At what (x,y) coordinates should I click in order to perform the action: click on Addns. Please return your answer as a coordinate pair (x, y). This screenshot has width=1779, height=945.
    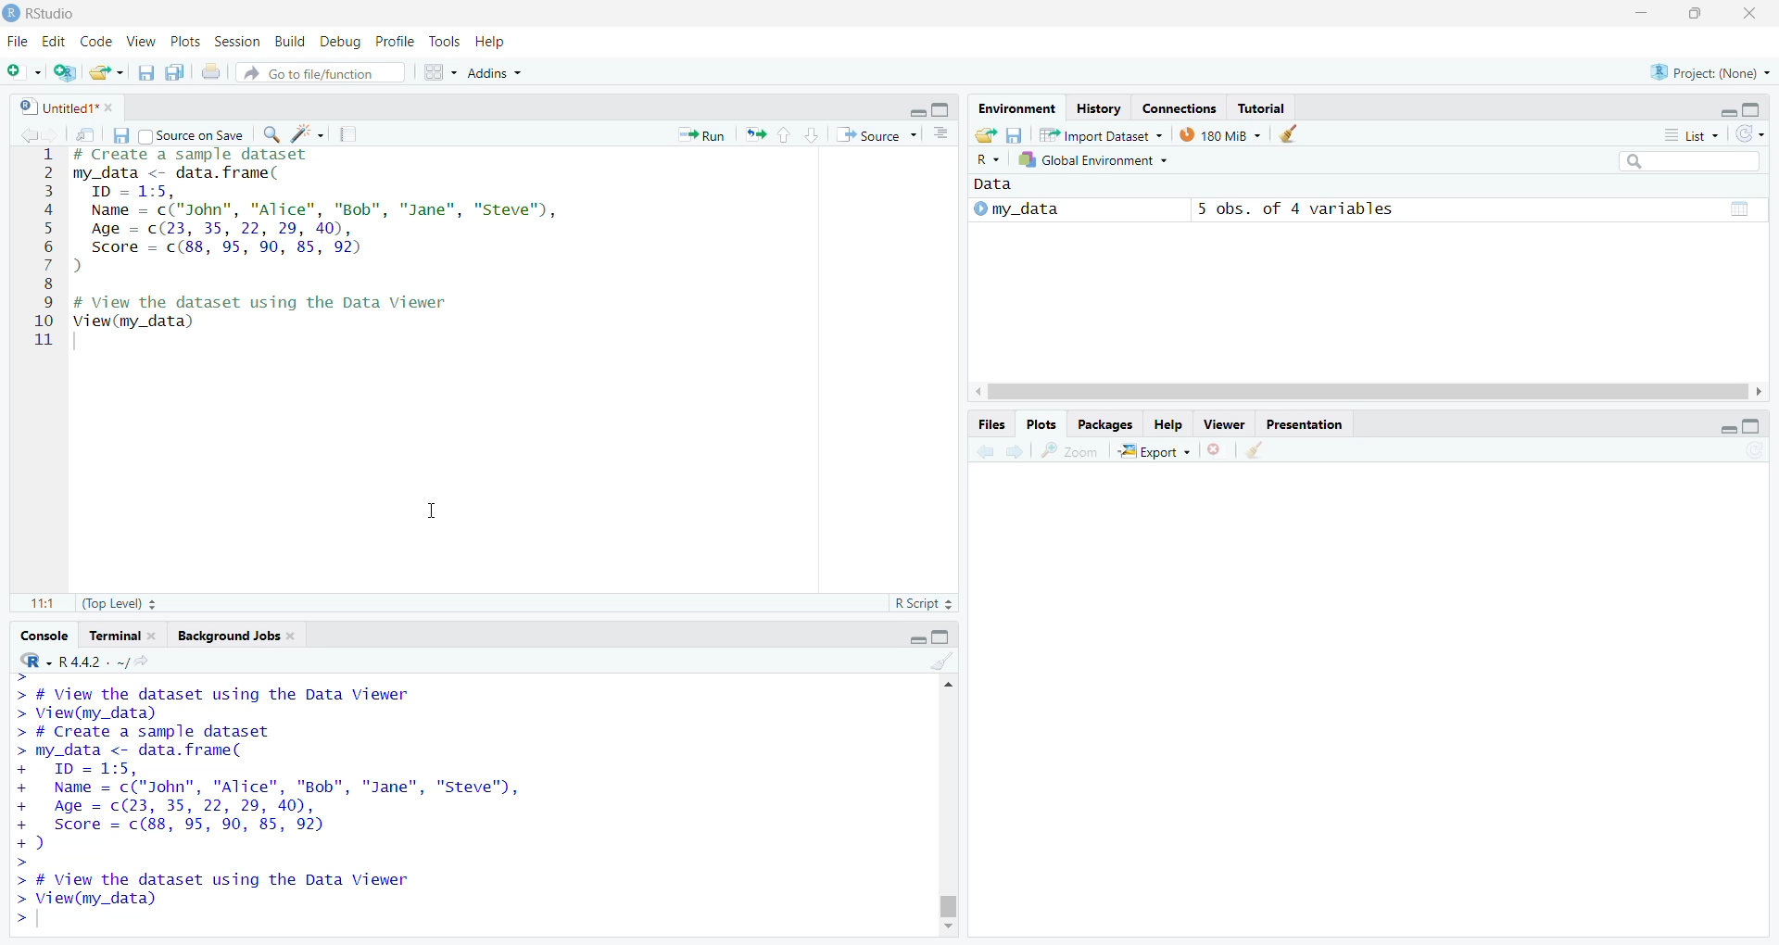
    Looking at the image, I should click on (499, 74).